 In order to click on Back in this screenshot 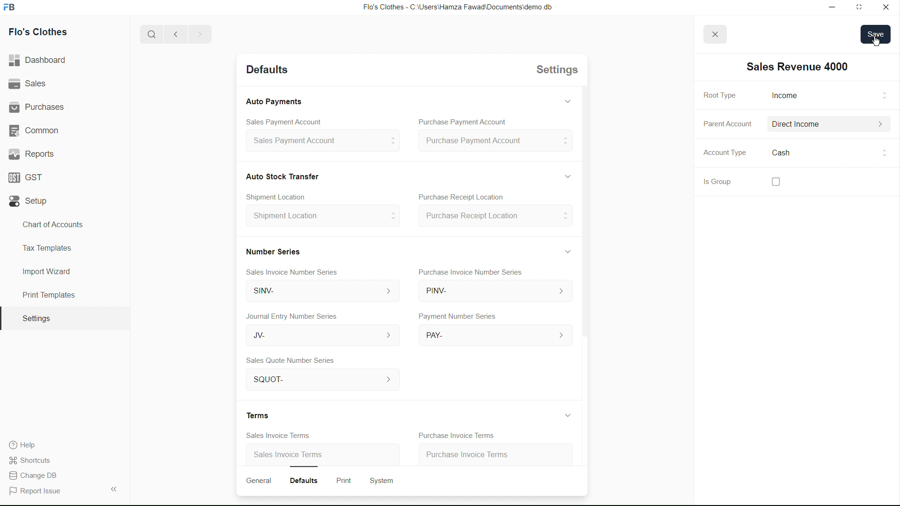, I will do `click(173, 35)`.